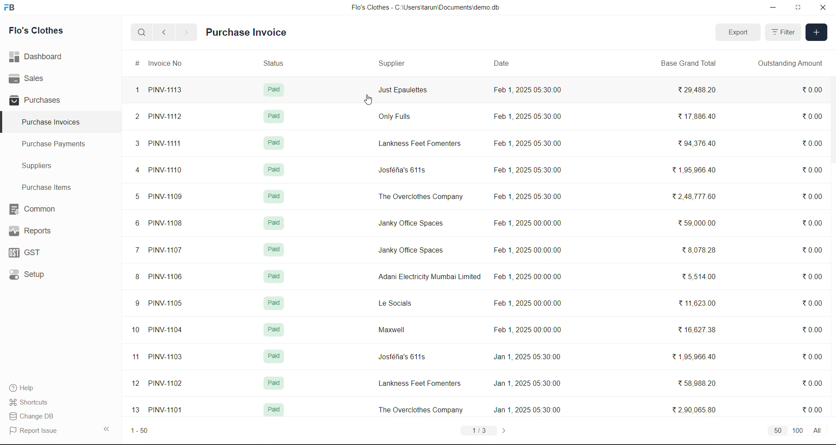  What do you see at coordinates (274, 62) in the screenshot?
I see `Status` at bounding box center [274, 62].